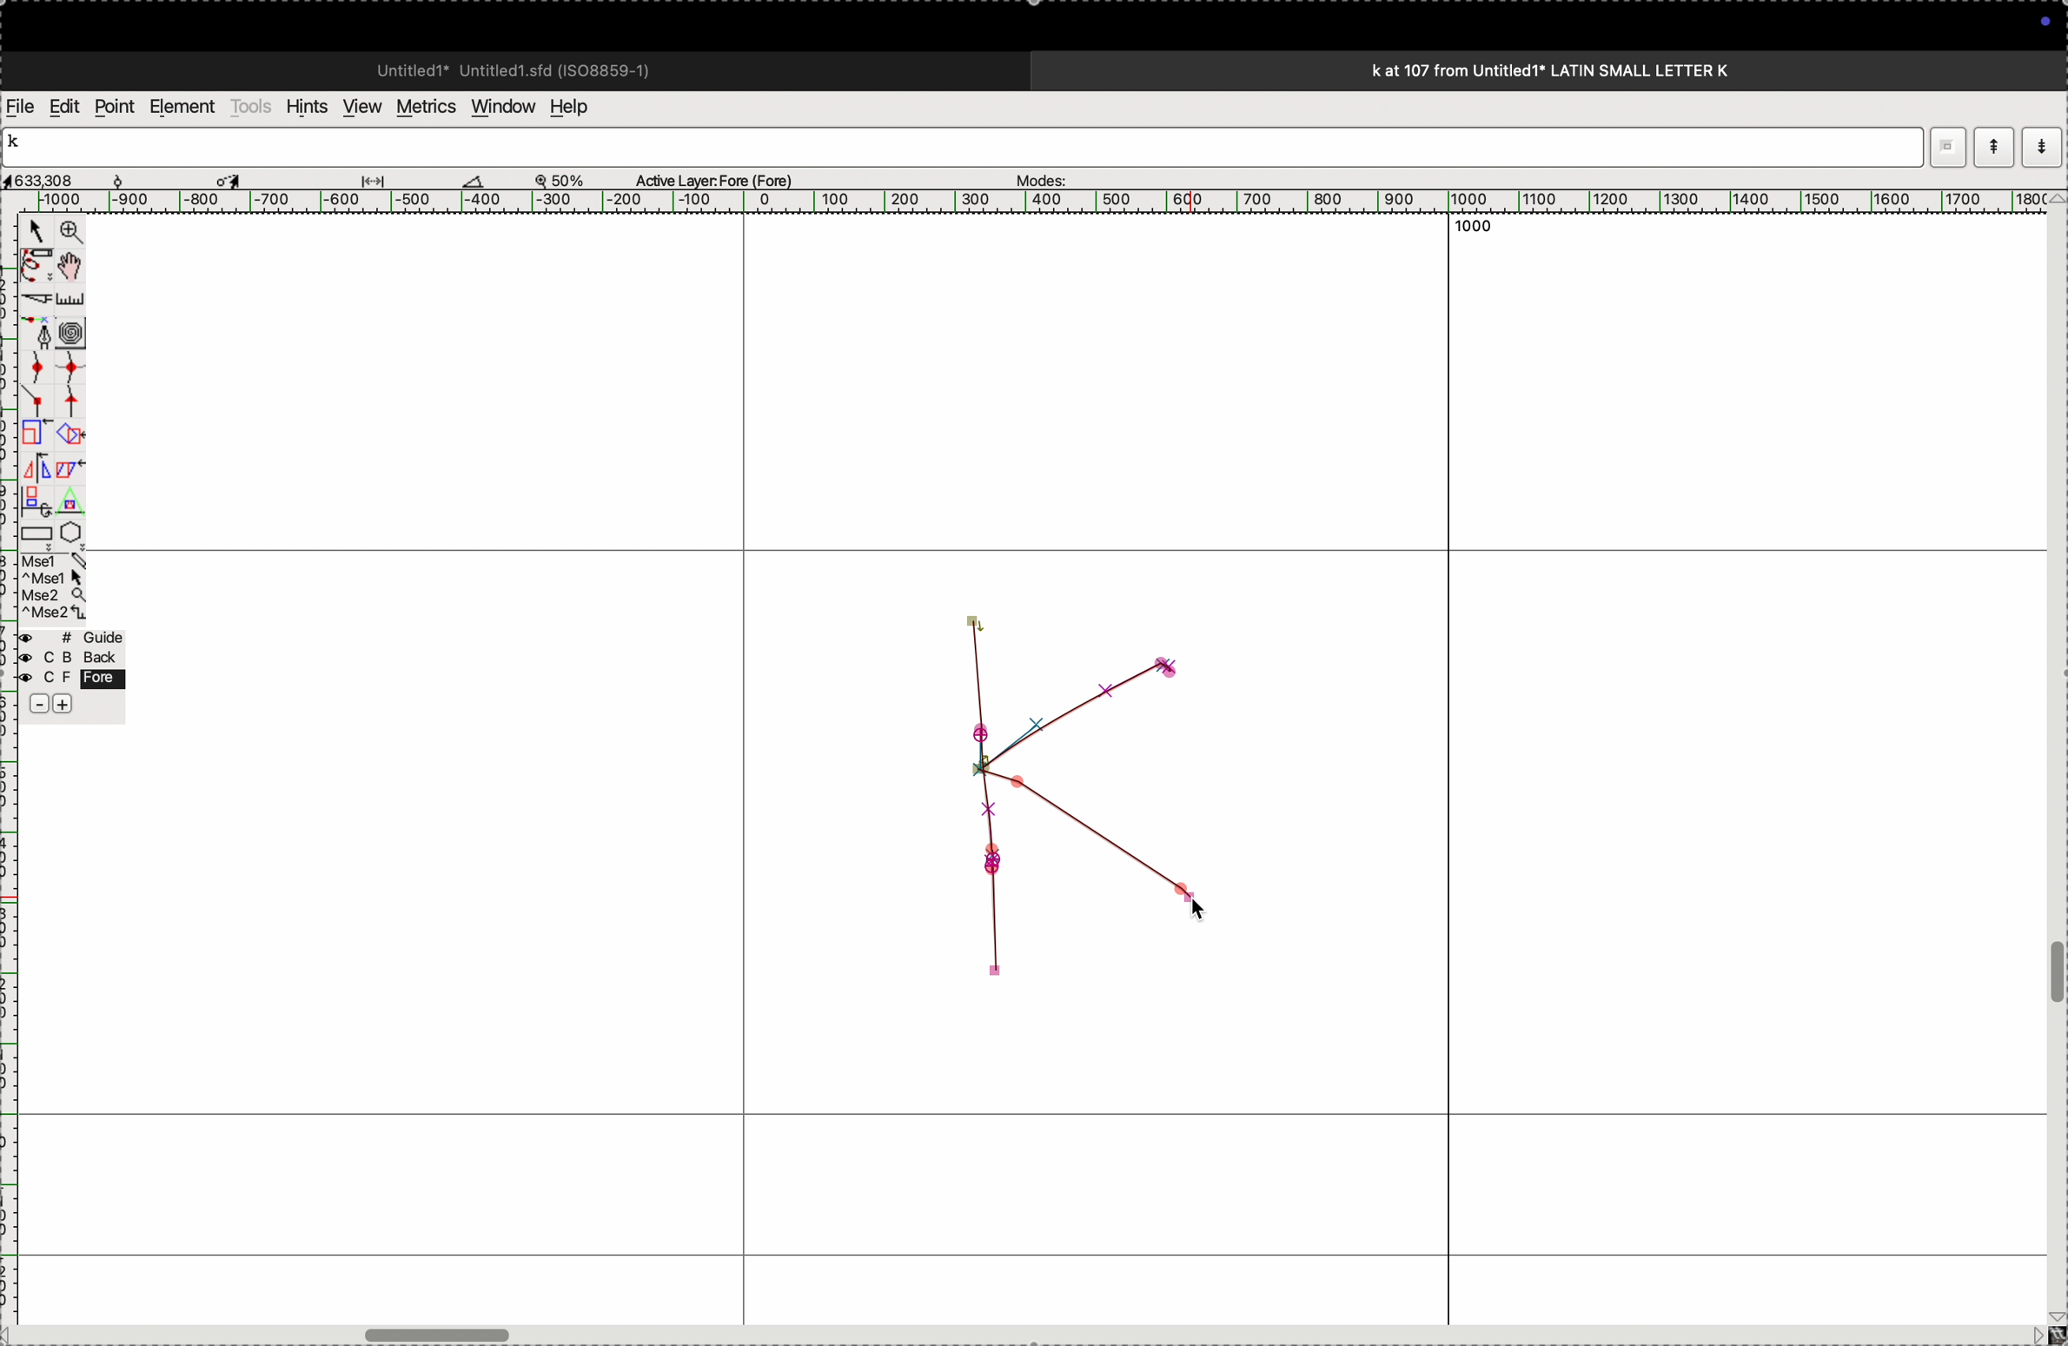 This screenshot has width=2068, height=1346. I want to click on point, so click(114, 107).